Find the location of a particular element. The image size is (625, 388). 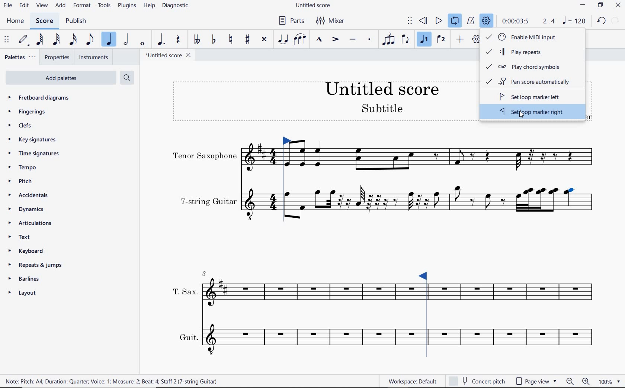

TOGGLE NATURAL is located at coordinates (231, 39).